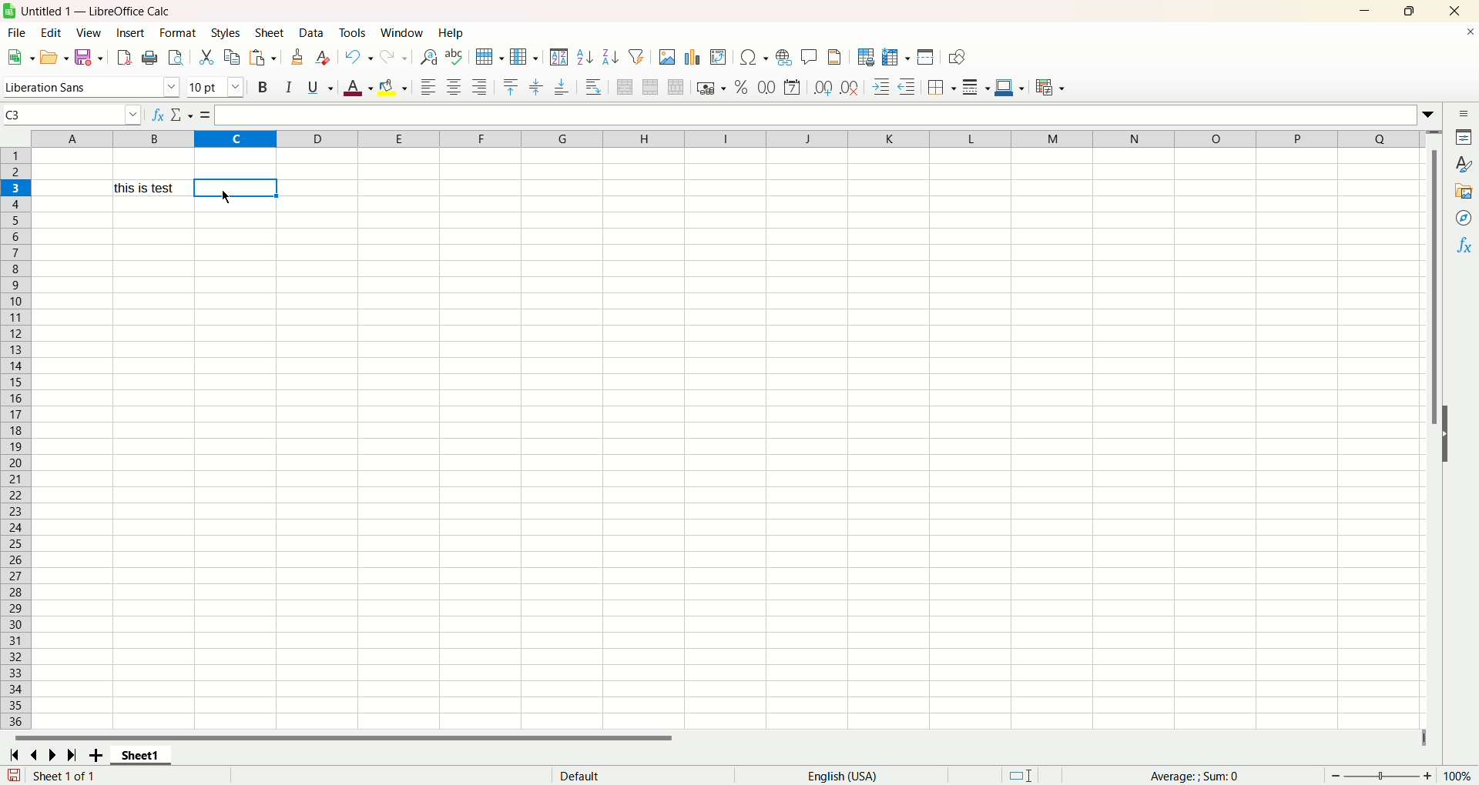  I want to click on cut, so click(208, 57).